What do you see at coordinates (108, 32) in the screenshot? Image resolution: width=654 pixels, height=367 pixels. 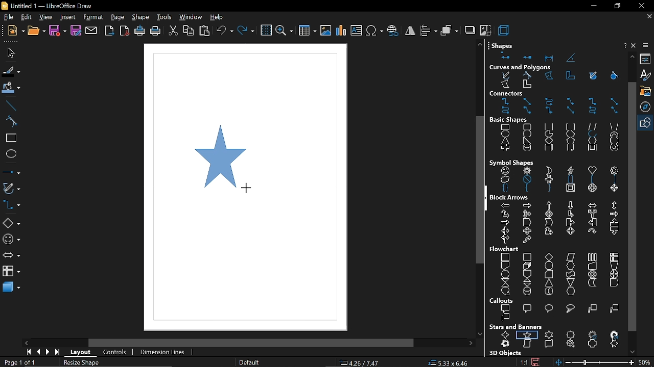 I see `export` at bounding box center [108, 32].